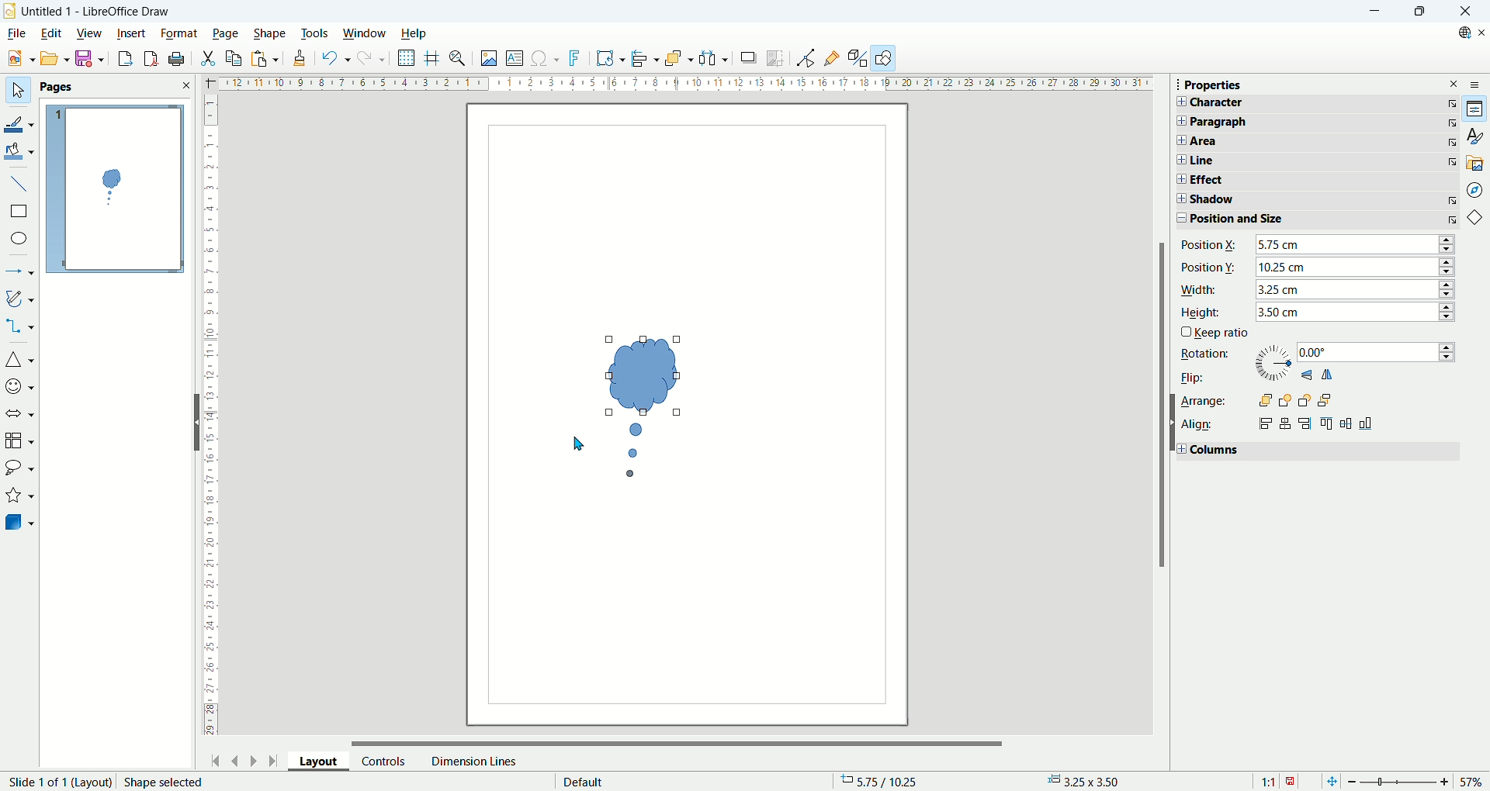 This screenshot has width=1490, height=791. I want to click on basic shapes, so click(19, 361).